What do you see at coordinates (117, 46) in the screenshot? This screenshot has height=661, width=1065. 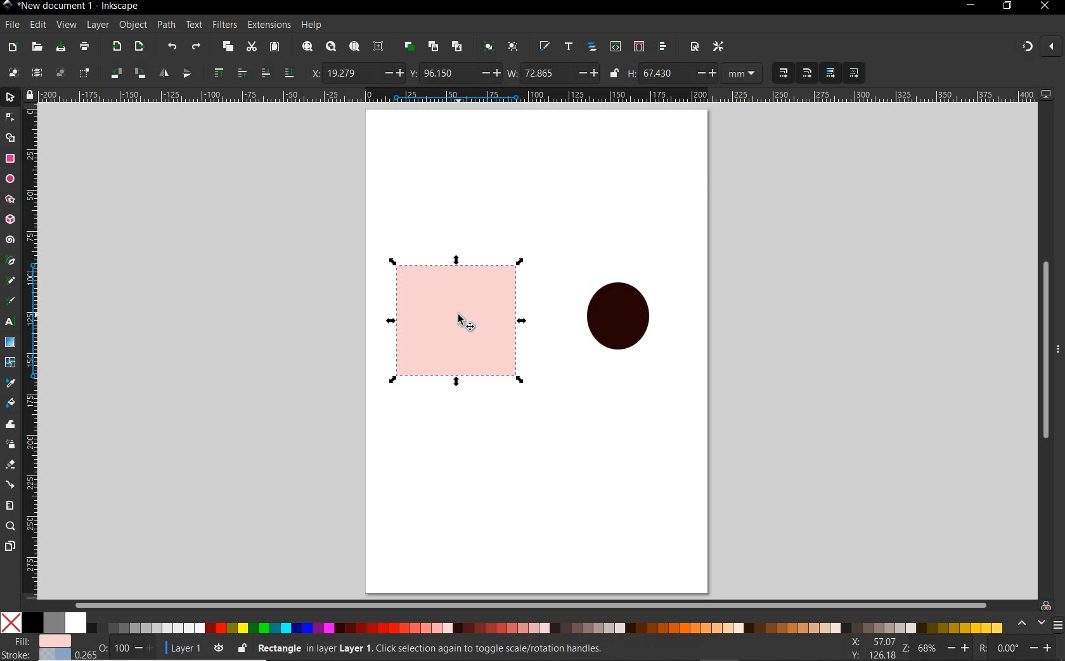 I see `export` at bounding box center [117, 46].